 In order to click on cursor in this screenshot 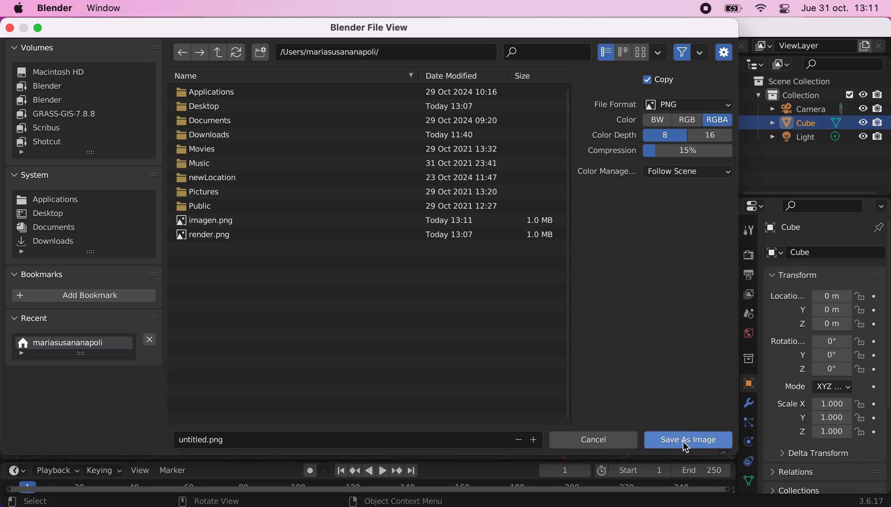, I will do `click(688, 449)`.